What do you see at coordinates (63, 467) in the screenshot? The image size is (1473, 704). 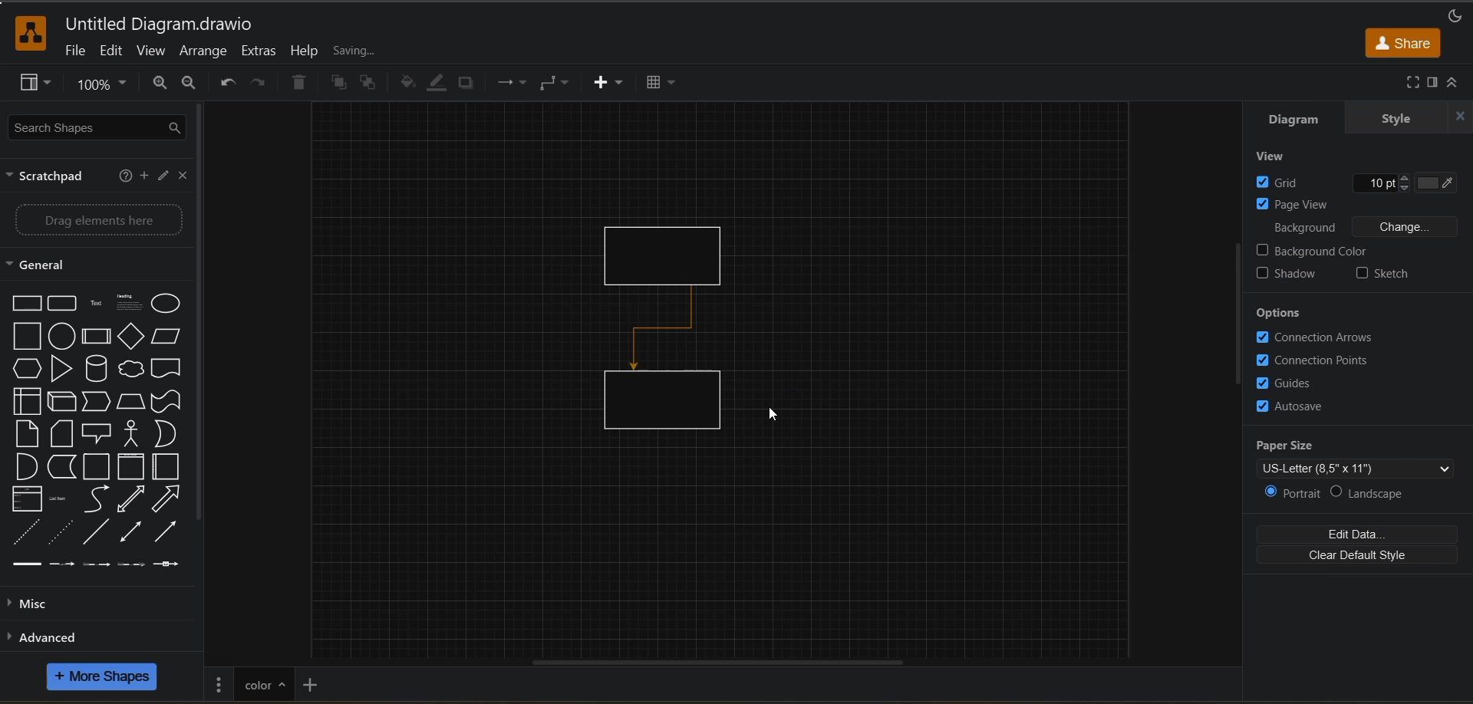 I see `Data Storage` at bounding box center [63, 467].